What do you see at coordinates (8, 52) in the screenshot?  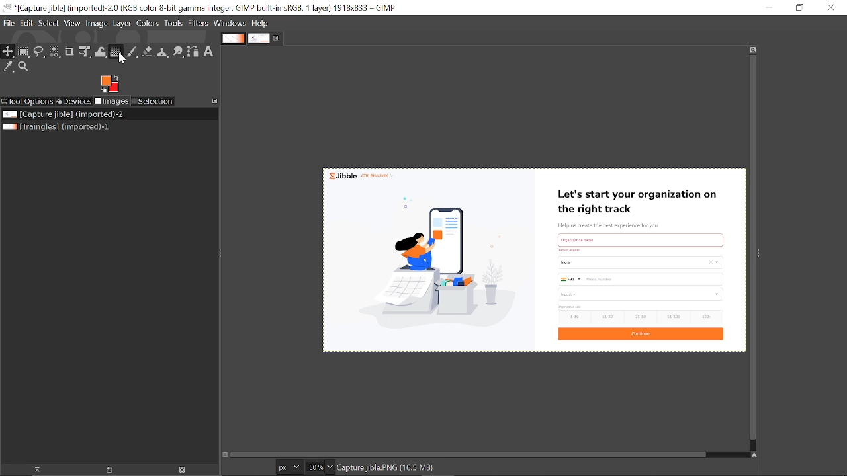 I see `Move tool` at bounding box center [8, 52].